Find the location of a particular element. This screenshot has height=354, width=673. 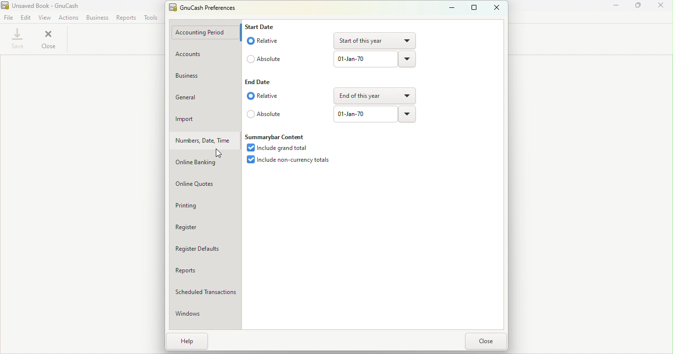

01-Jan-70 is located at coordinates (365, 115).